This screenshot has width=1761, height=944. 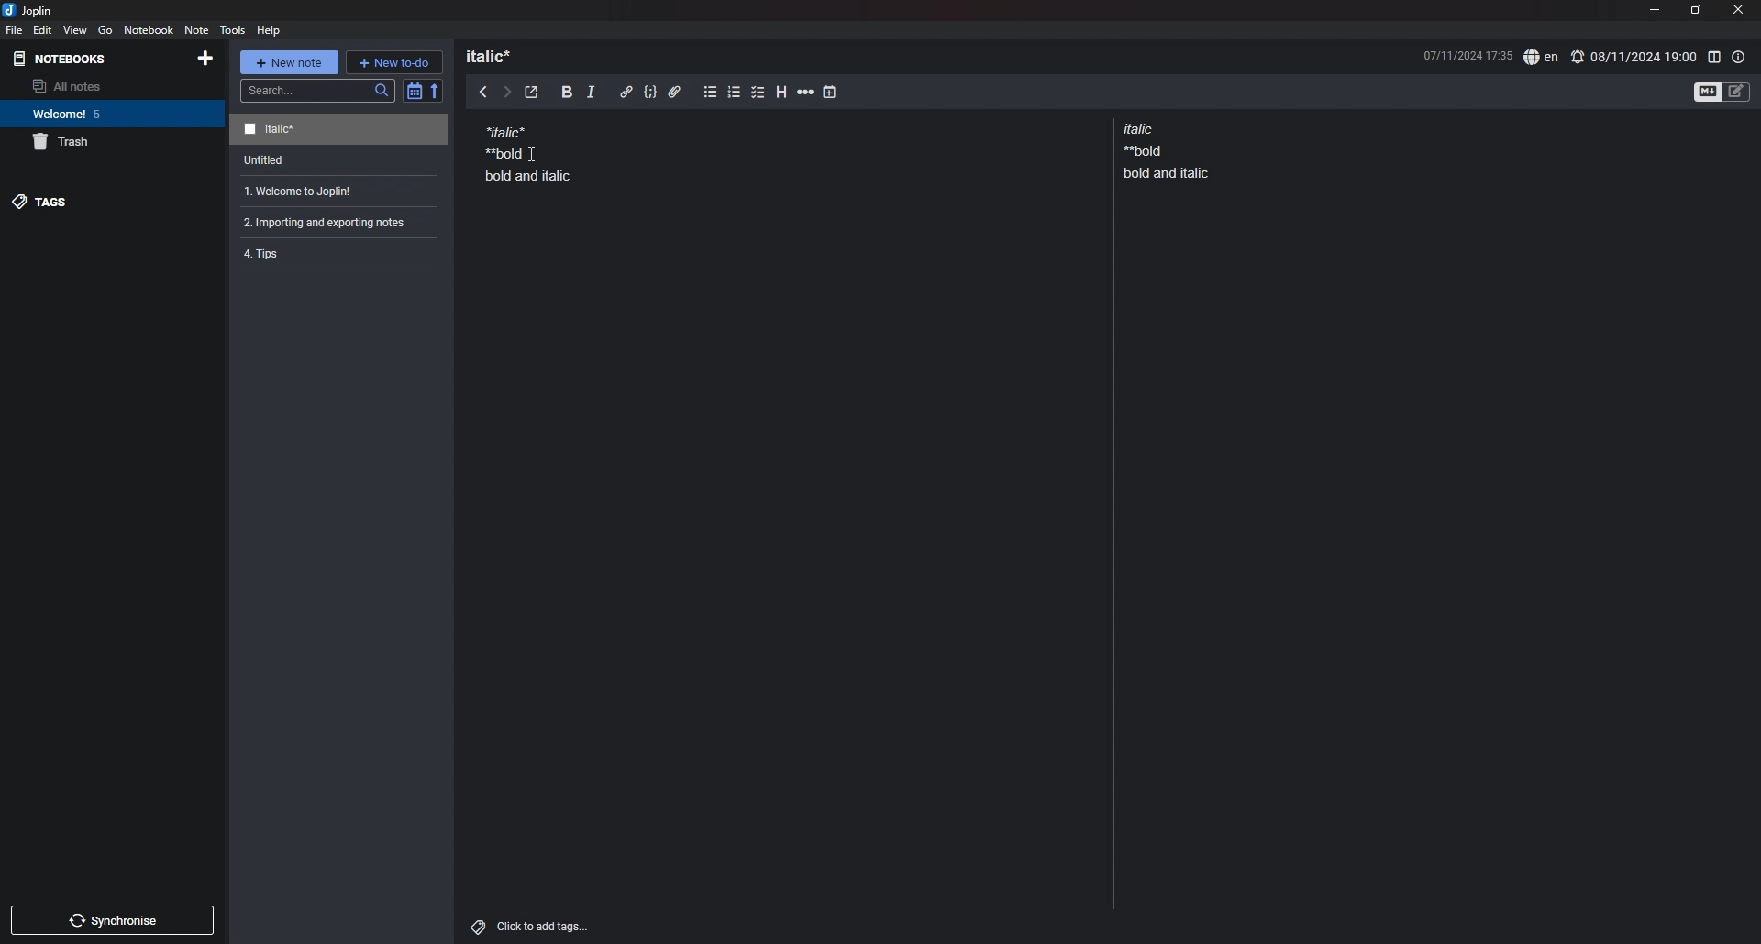 What do you see at coordinates (626, 92) in the screenshot?
I see `hyperlink` at bounding box center [626, 92].